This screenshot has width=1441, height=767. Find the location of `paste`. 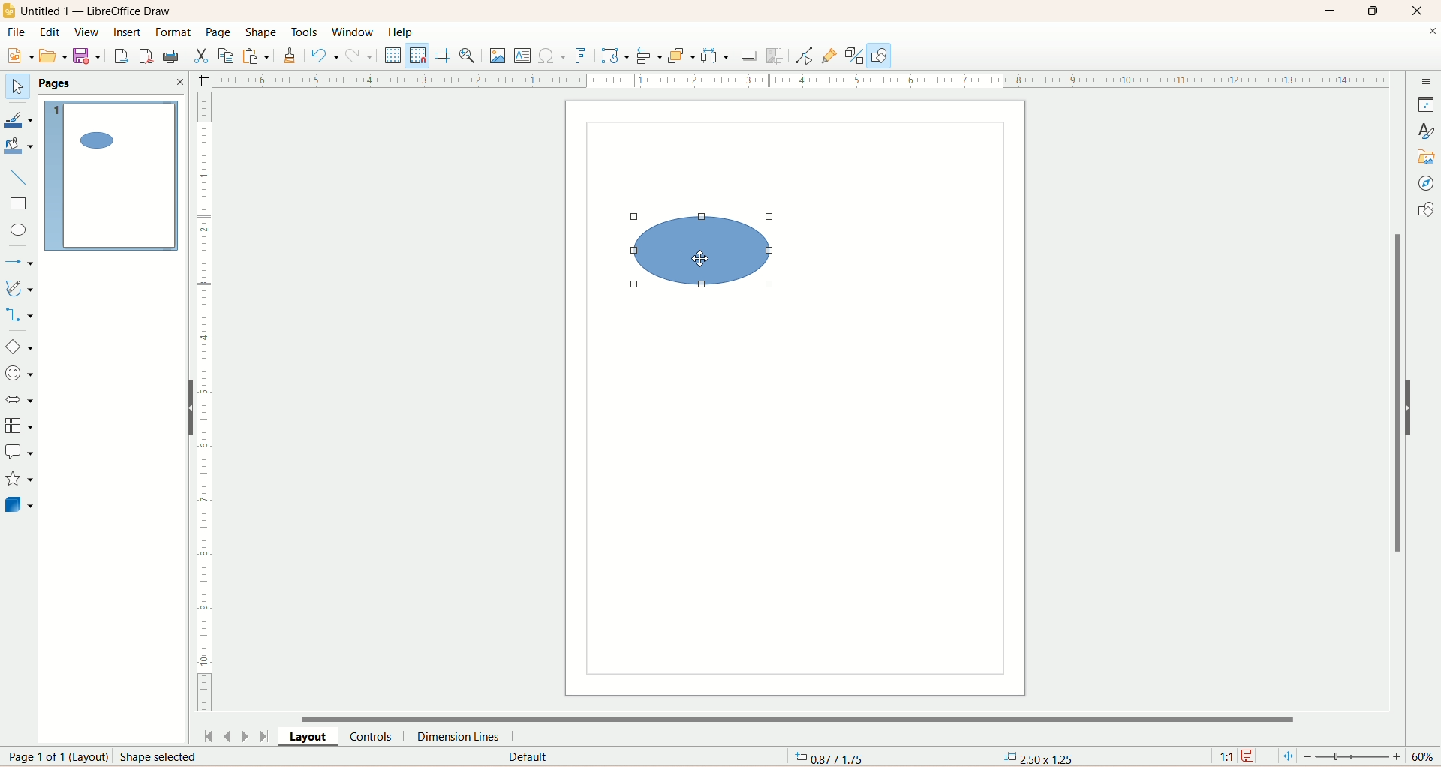

paste is located at coordinates (255, 56).